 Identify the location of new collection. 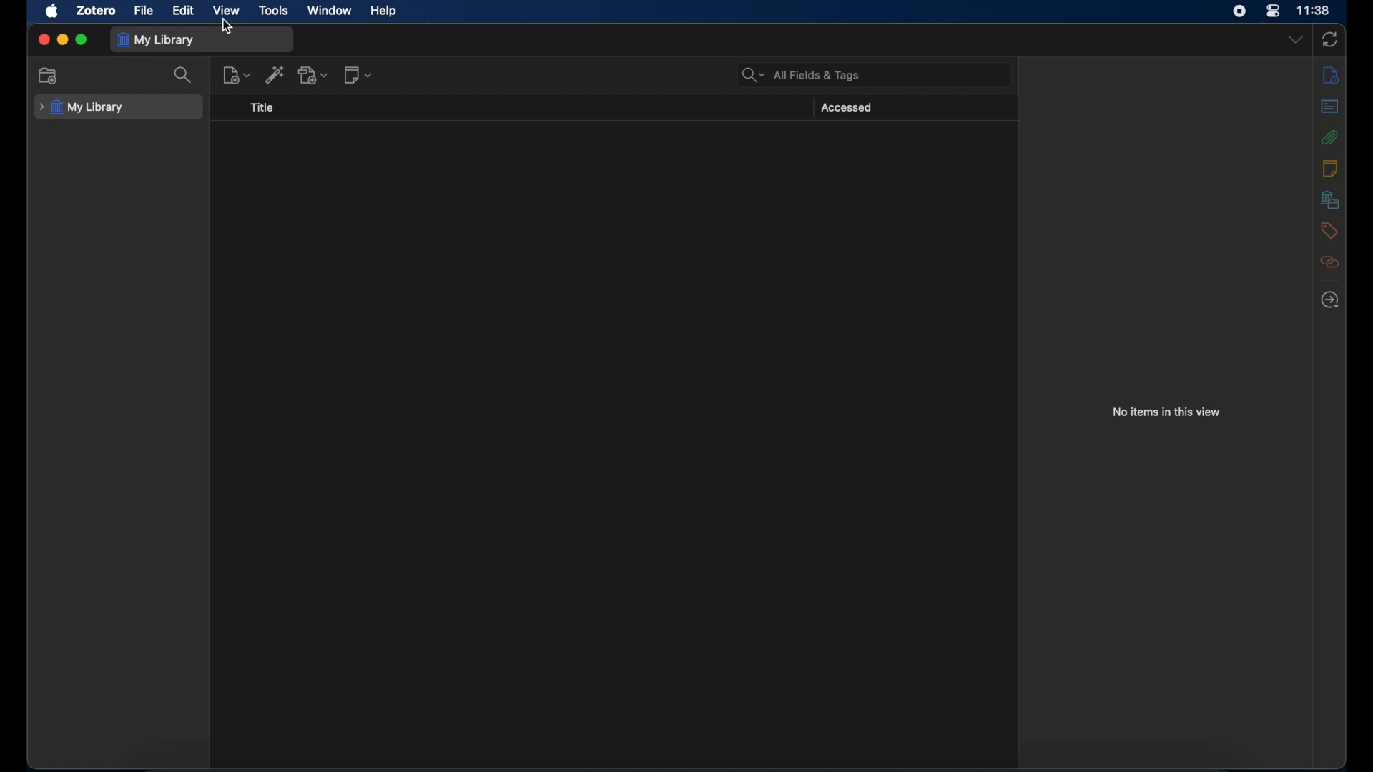
(48, 75).